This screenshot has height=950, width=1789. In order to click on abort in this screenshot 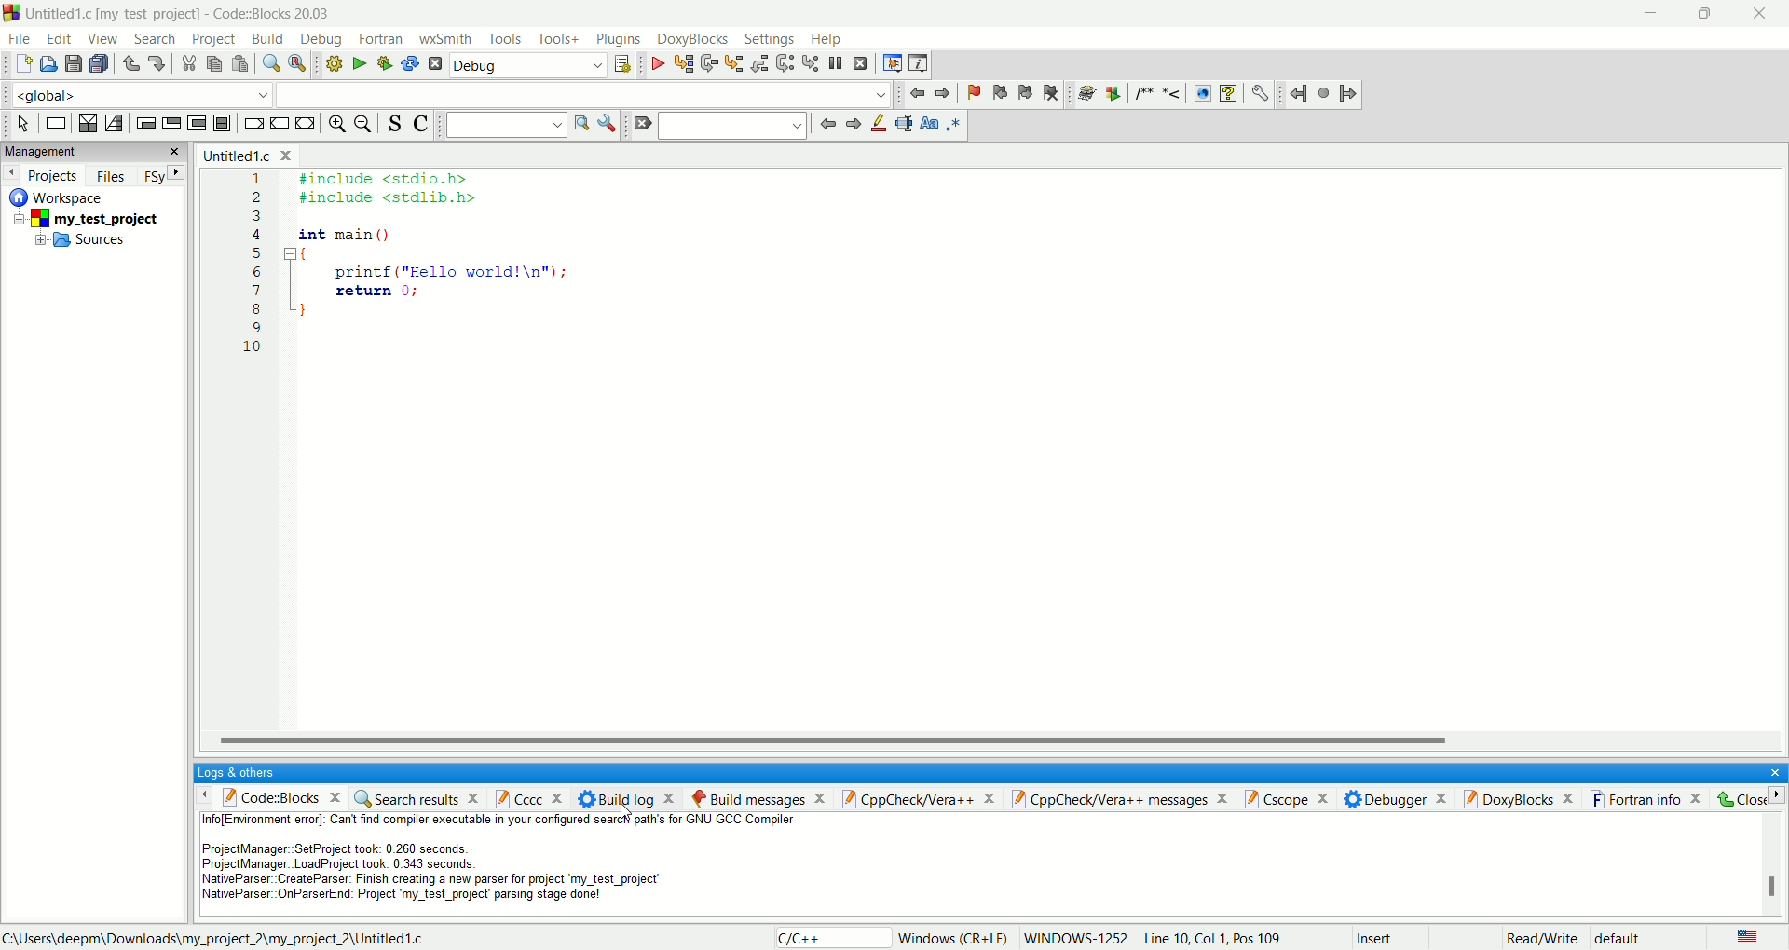, I will do `click(434, 63)`.